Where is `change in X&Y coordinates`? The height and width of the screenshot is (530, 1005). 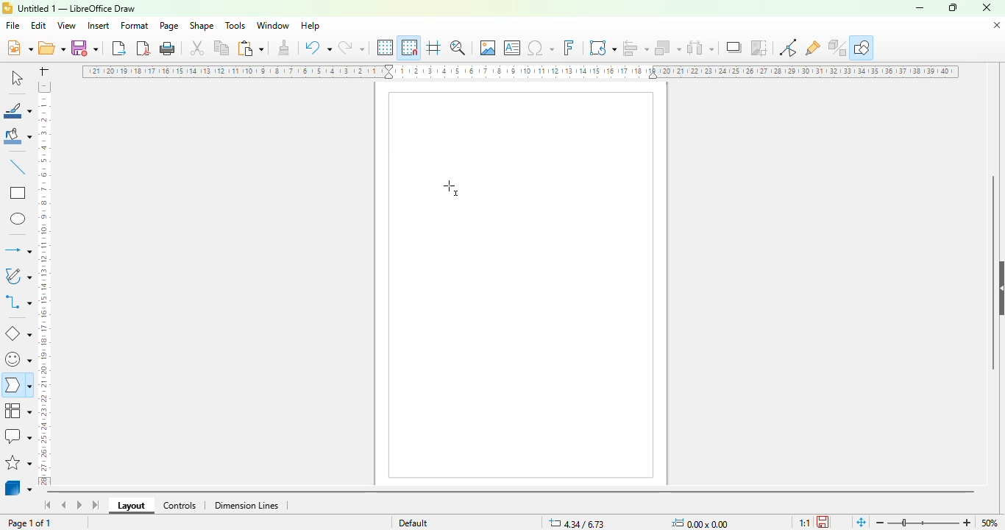
change in X&Y coordinates is located at coordinates (577, 523).